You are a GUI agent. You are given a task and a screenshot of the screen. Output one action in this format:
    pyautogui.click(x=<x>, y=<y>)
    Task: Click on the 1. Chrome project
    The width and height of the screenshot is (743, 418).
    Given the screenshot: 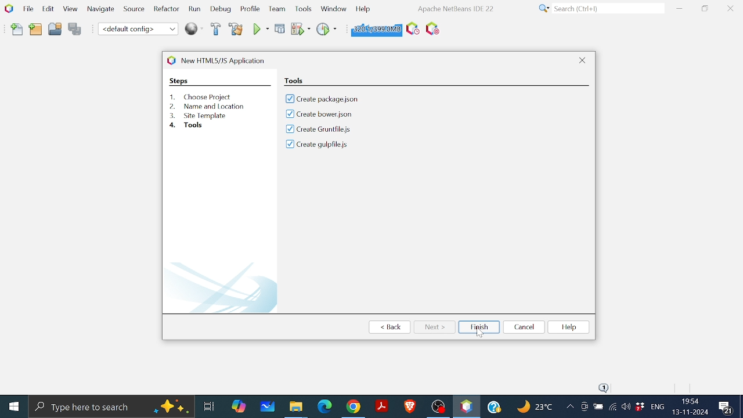 What is the action you would take?
    pyautogui.click(x=202, y=97)
    